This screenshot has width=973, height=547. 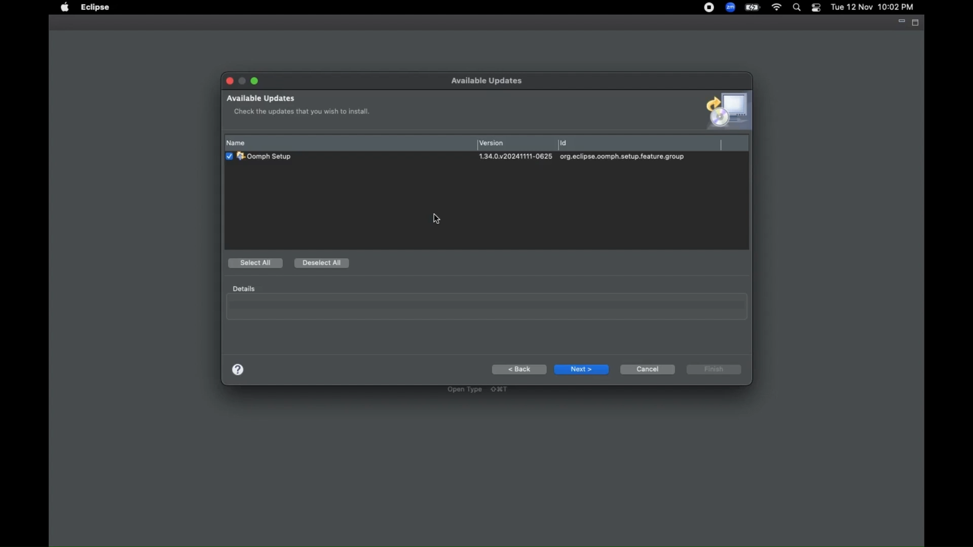 I want to click on Next, so click(x=582, y=370).